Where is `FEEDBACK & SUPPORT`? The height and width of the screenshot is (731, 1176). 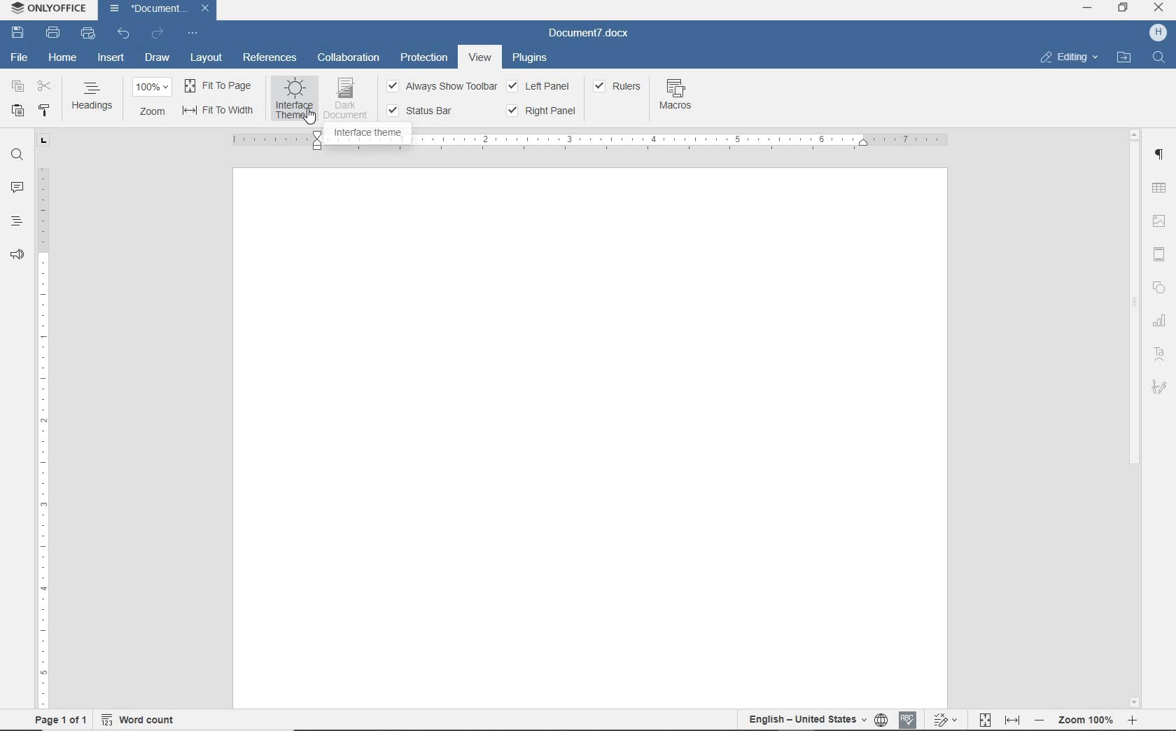
FEEDBACK & SUPPORT is located at coordinates (16, 256).